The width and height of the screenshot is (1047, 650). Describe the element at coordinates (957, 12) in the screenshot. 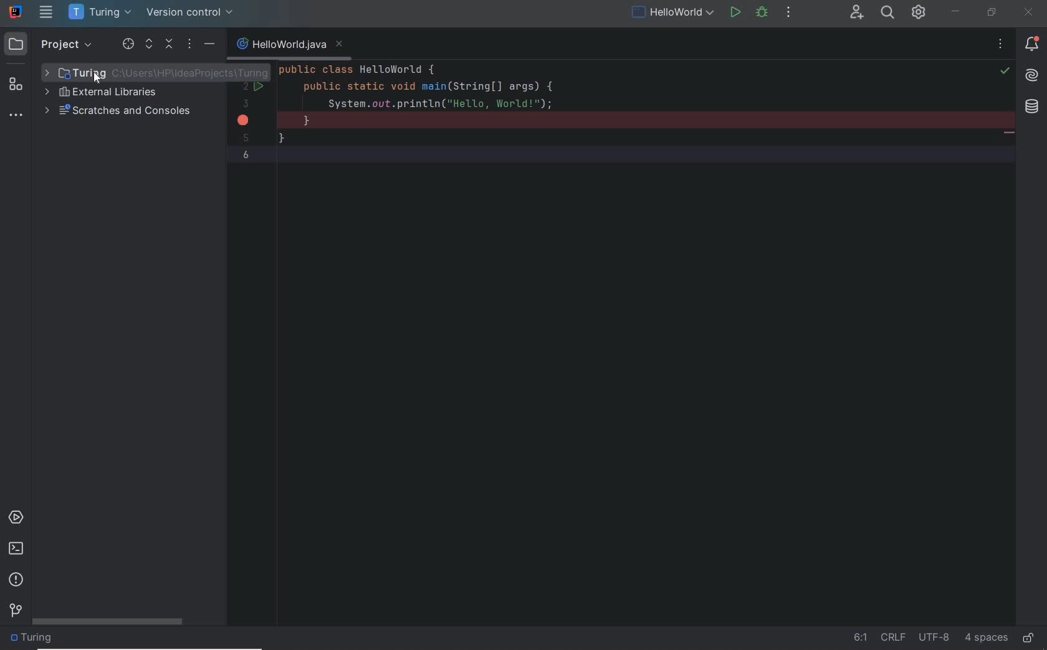

I see `MINIMIZE` at that location.